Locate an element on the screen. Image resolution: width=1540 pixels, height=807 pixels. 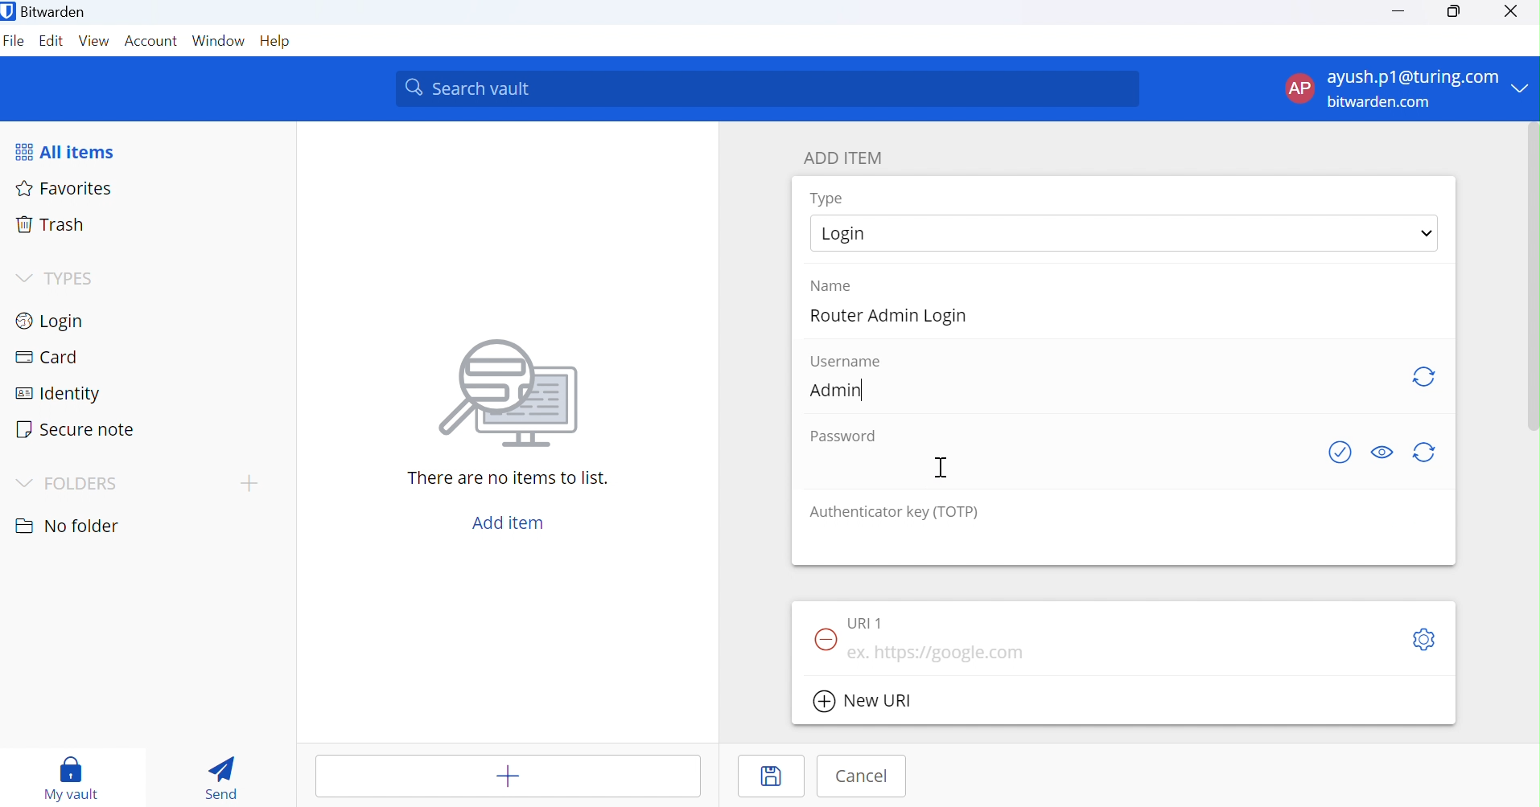
Help is located at coordinates (278, 42).